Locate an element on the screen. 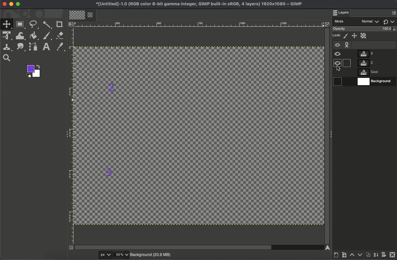 This screenshot has width=397, height=260. Lock pixels is located at coordinates (346, 36).